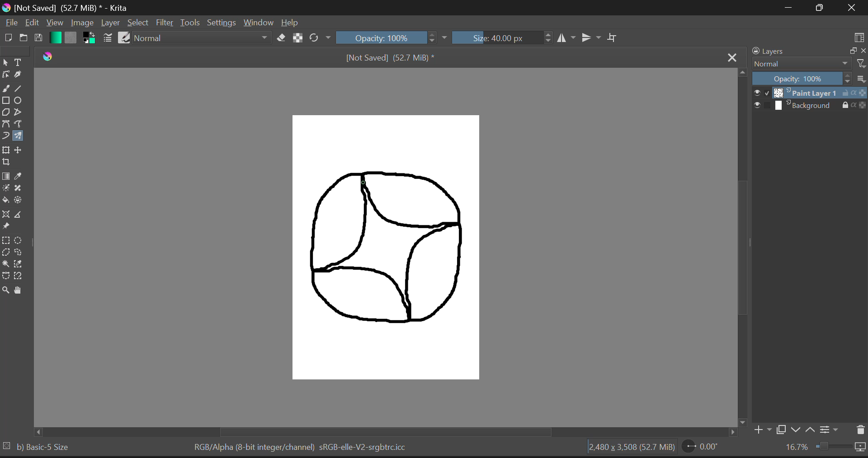  Describe the element at coordinates (48, 447) in the screenshot. I see `b) Basic-5 Size` at that location.